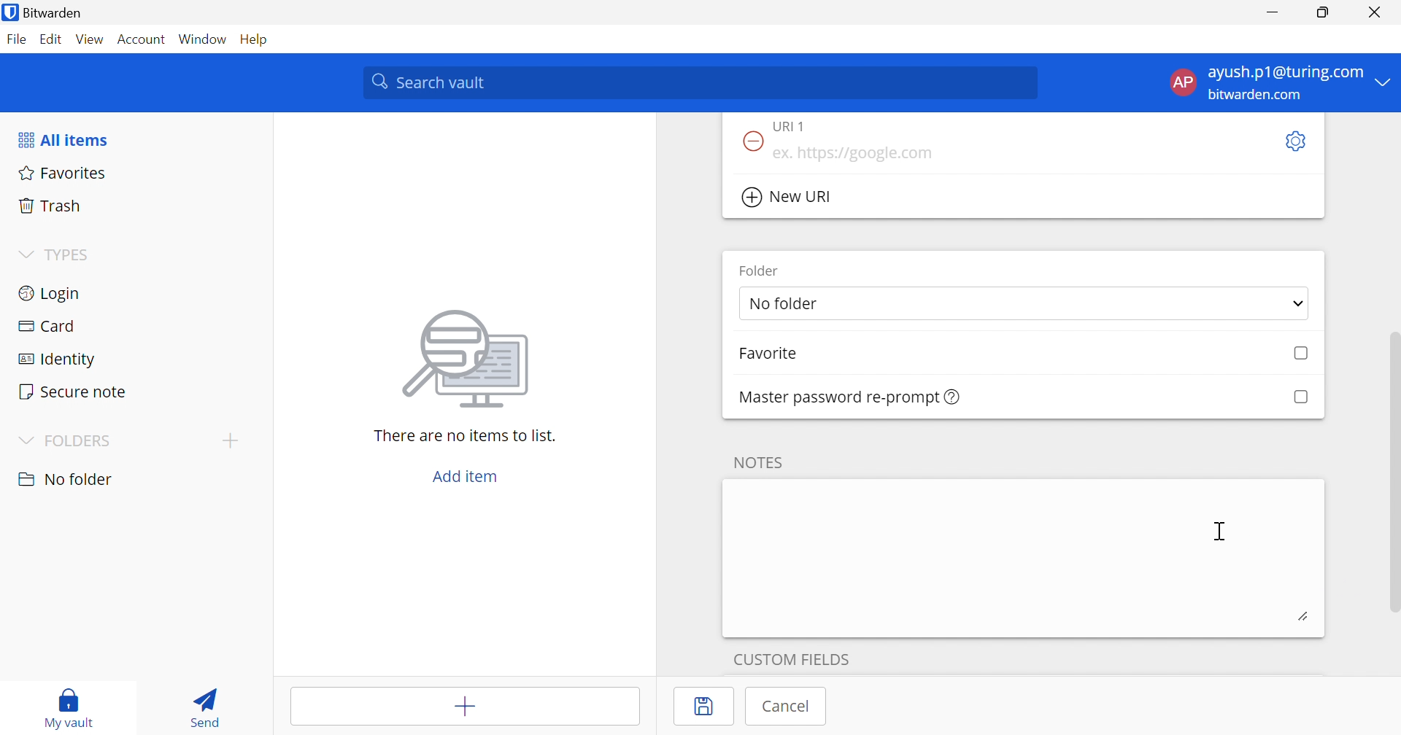 The image size is (1401, 735). Describe the element at coordinates (1258, 96) in the screenshot. I see `bitwarden.com` at that location.